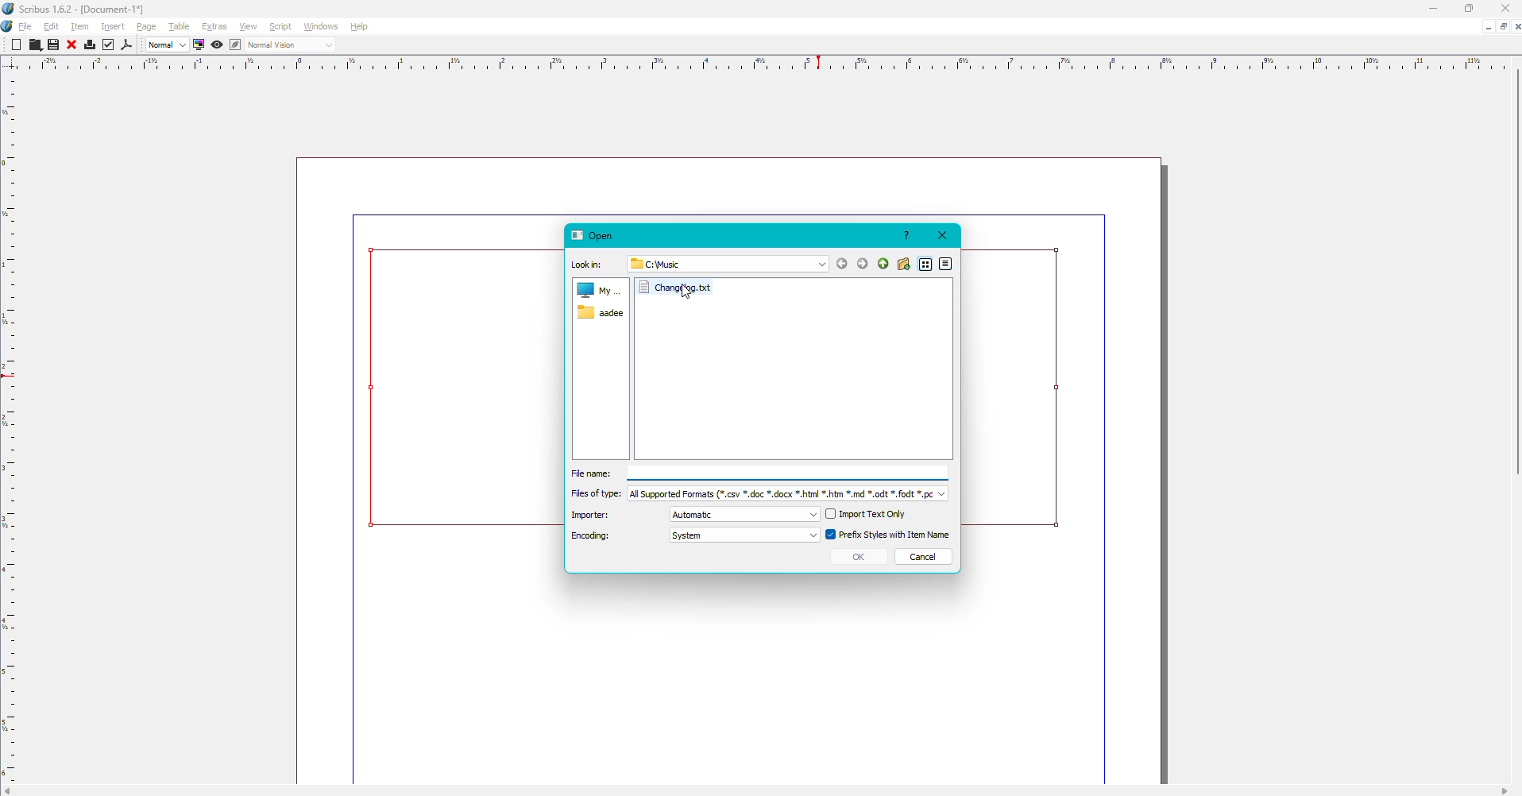  Describe the element at coordinates (87, 44) in the screenshot. I see `Print` at that location.